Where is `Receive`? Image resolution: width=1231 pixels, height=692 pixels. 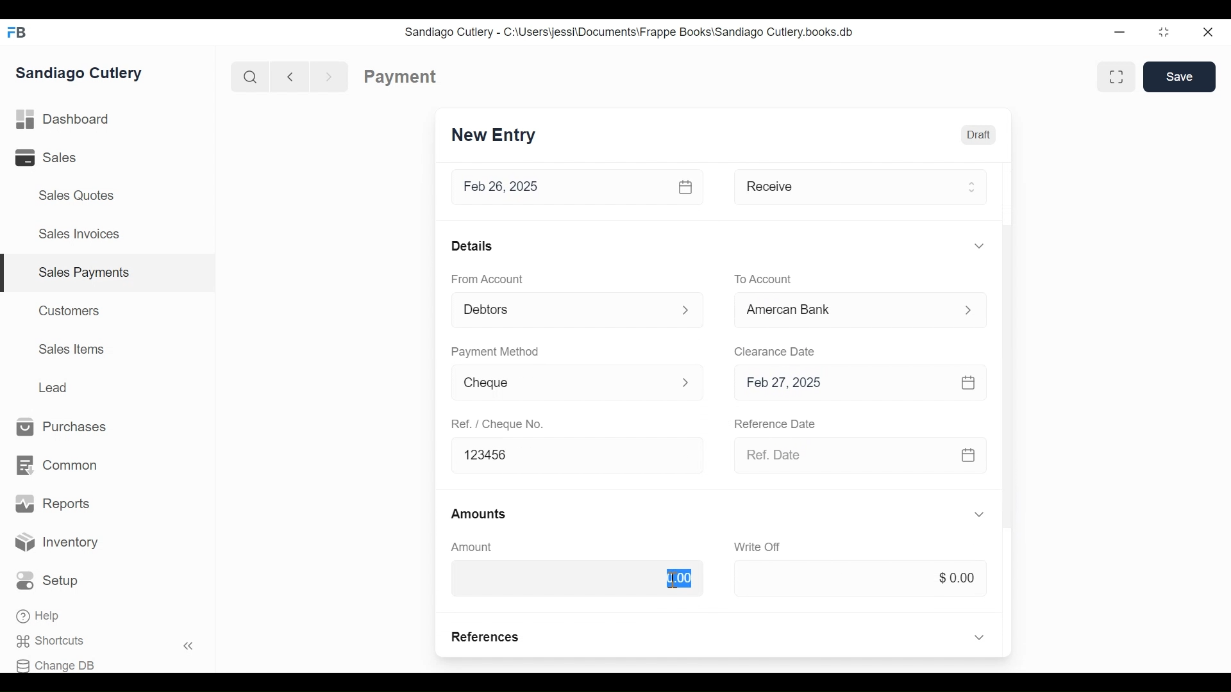 Receive is located at coordinates (841, 186).